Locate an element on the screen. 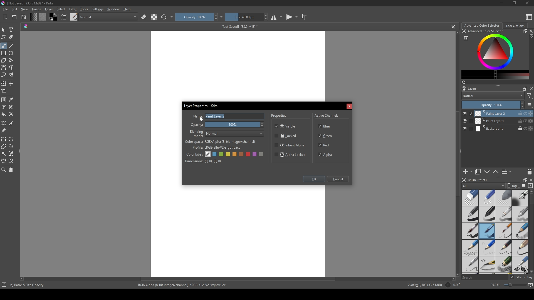 The image size is (534, 300). brown is located at coordinates (242, 154).